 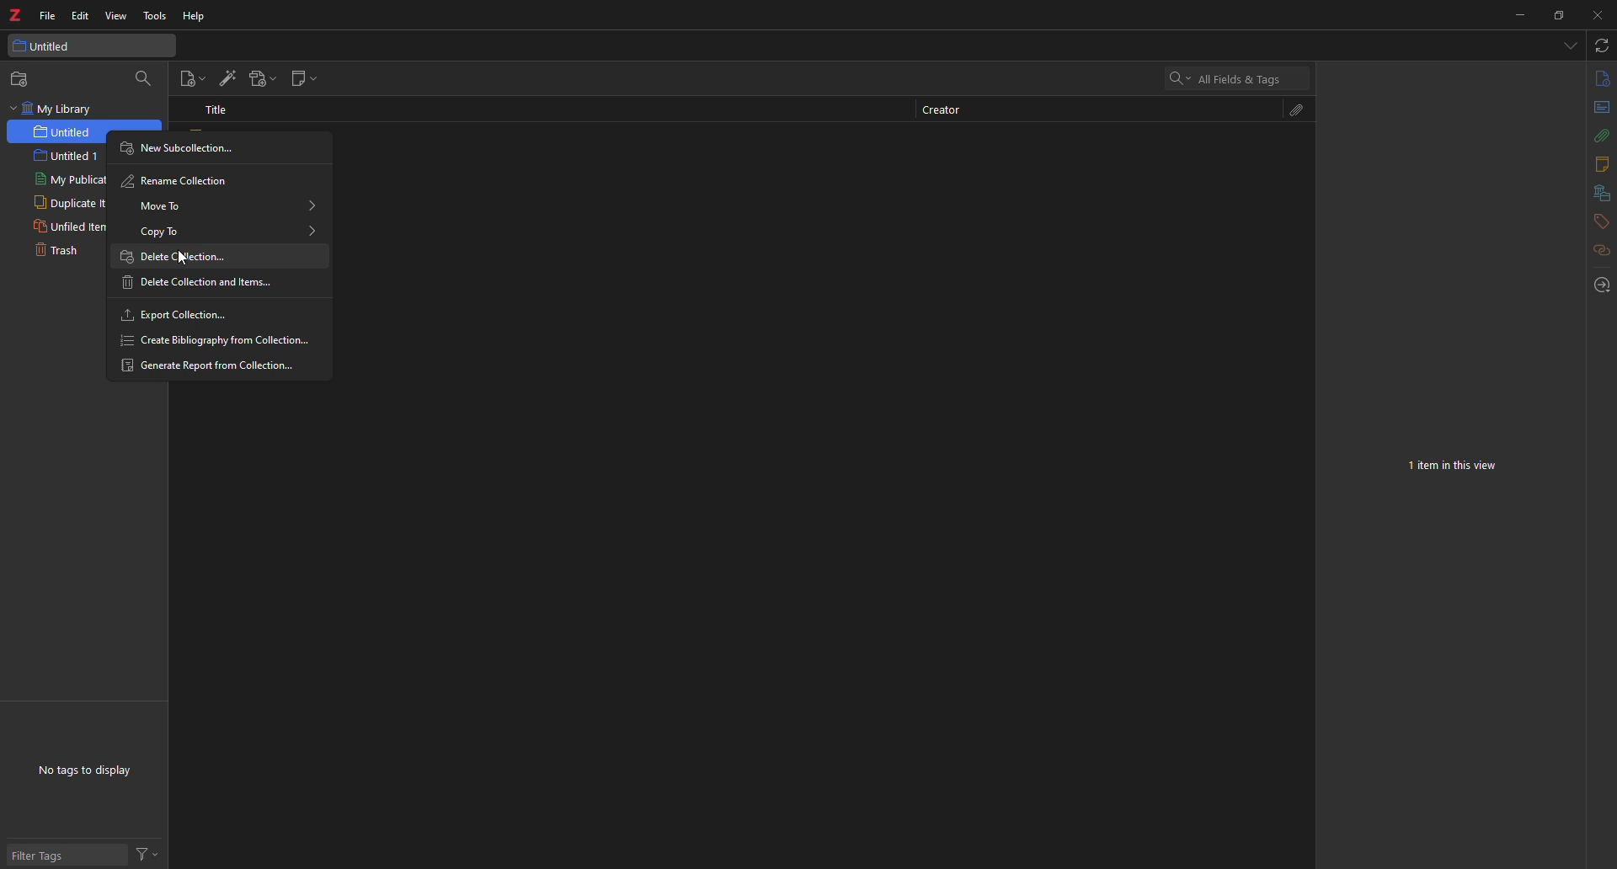 What do you see at coordinates (150, 854) in the screenshot?
I see `actions` at bounding box center [150, 854].